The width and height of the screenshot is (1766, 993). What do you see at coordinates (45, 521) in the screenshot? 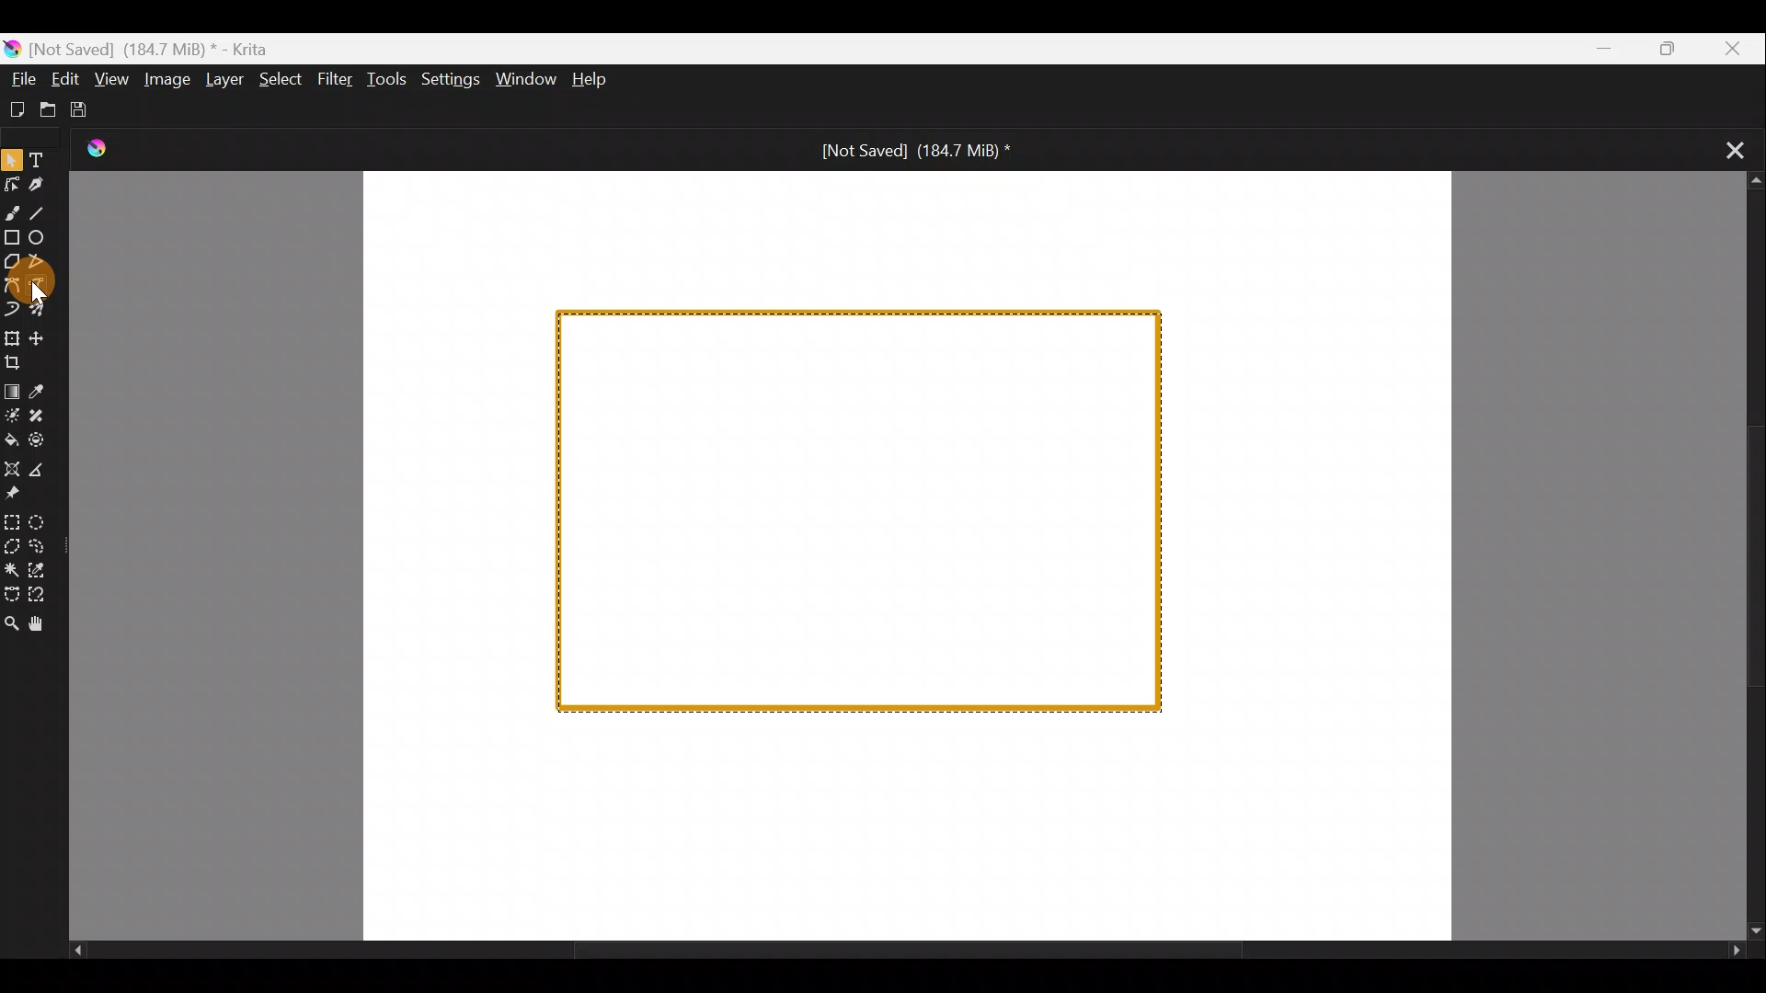
I see `Elliptical selection tool` at bounding box center [45, 521].